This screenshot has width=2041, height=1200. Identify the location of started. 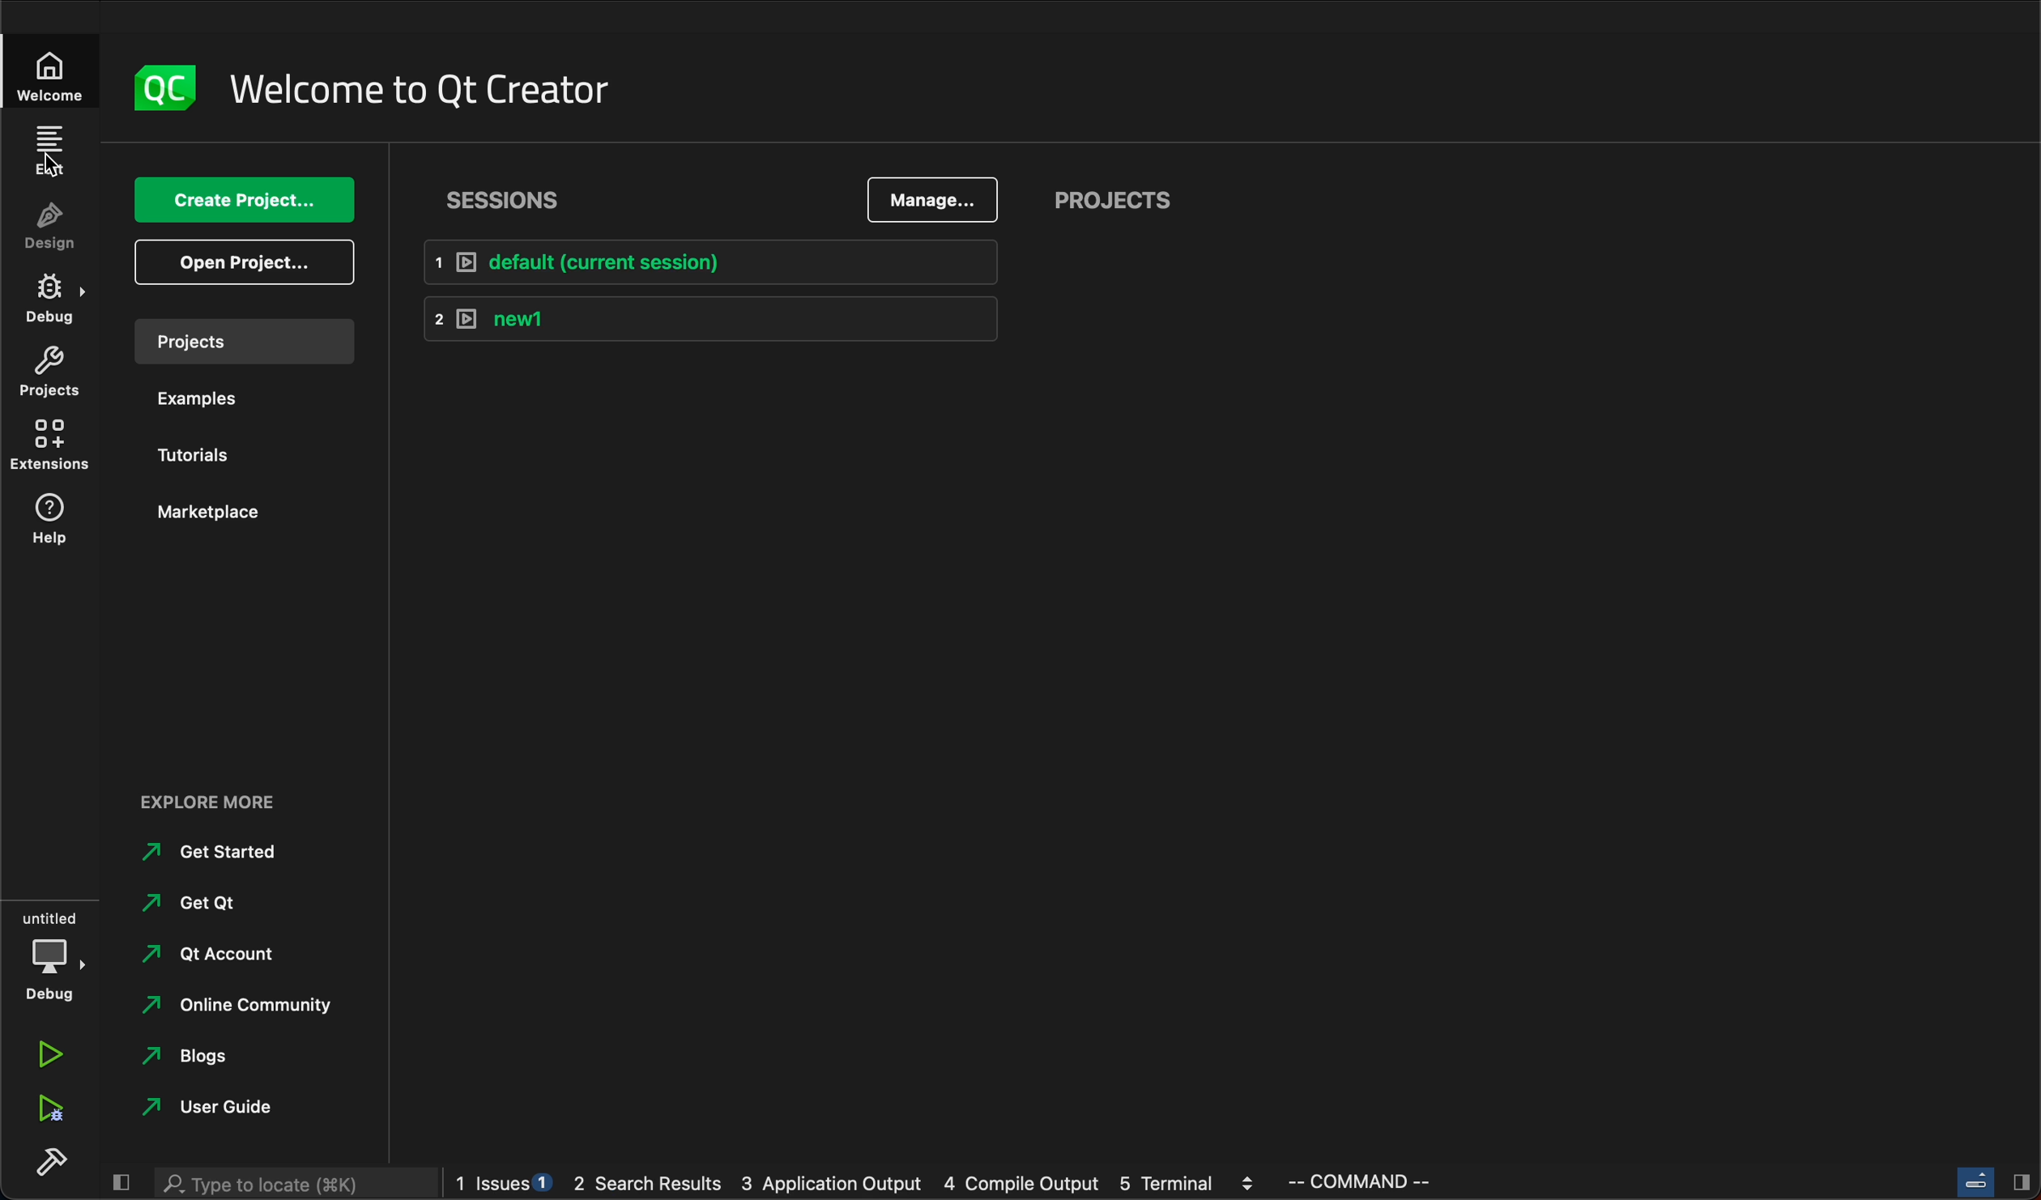
(206, 854).